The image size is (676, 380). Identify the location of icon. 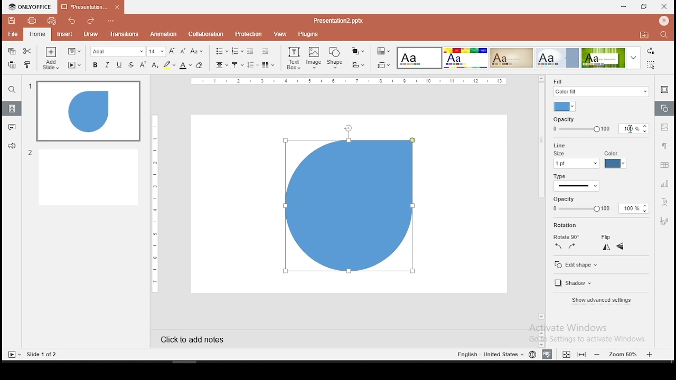
(32, 6).